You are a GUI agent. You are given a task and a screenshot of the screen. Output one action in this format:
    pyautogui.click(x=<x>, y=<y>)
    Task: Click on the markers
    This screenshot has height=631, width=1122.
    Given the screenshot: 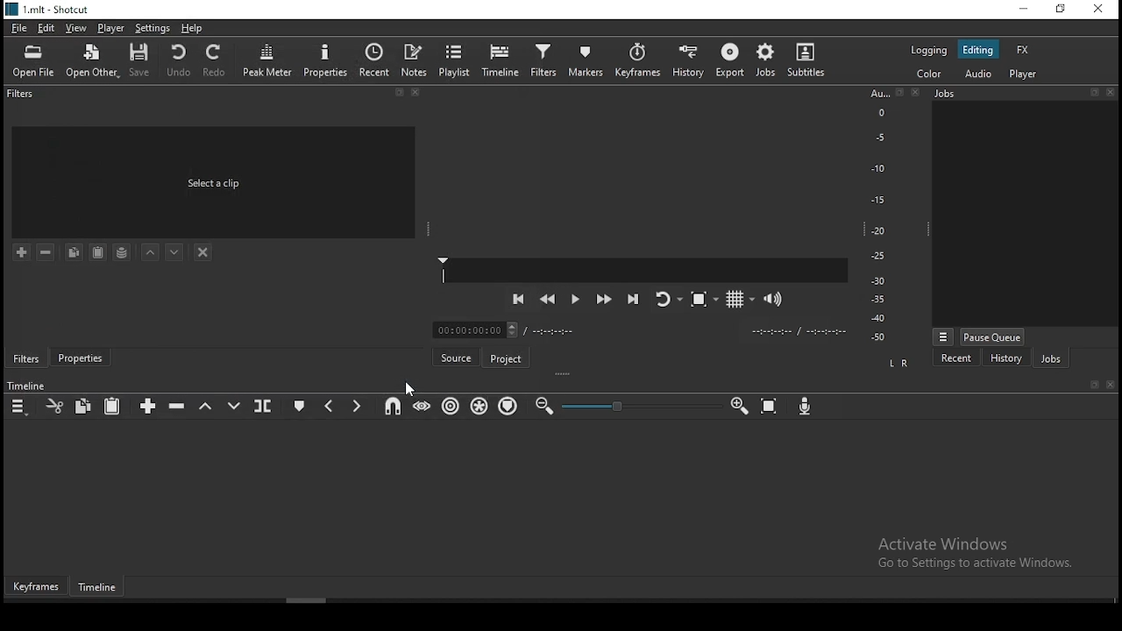 What is the action you would take?
    pyautogui.click(x=588, y=60)
    